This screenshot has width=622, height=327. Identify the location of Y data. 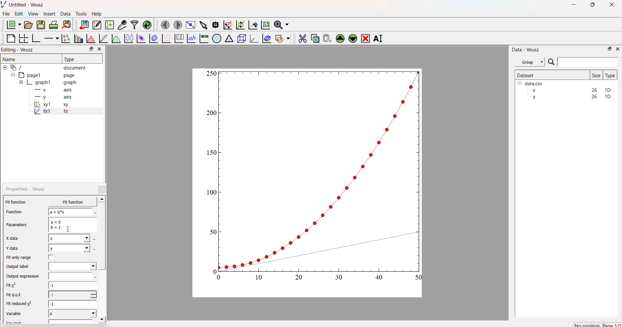
(14, 249).